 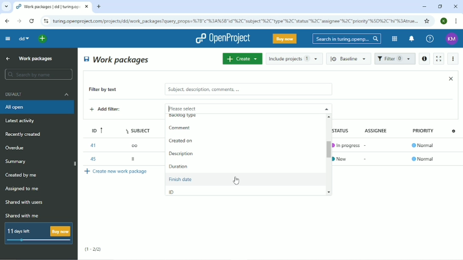 I want to click on Bookmark this tab, so click(x=427, y=21).